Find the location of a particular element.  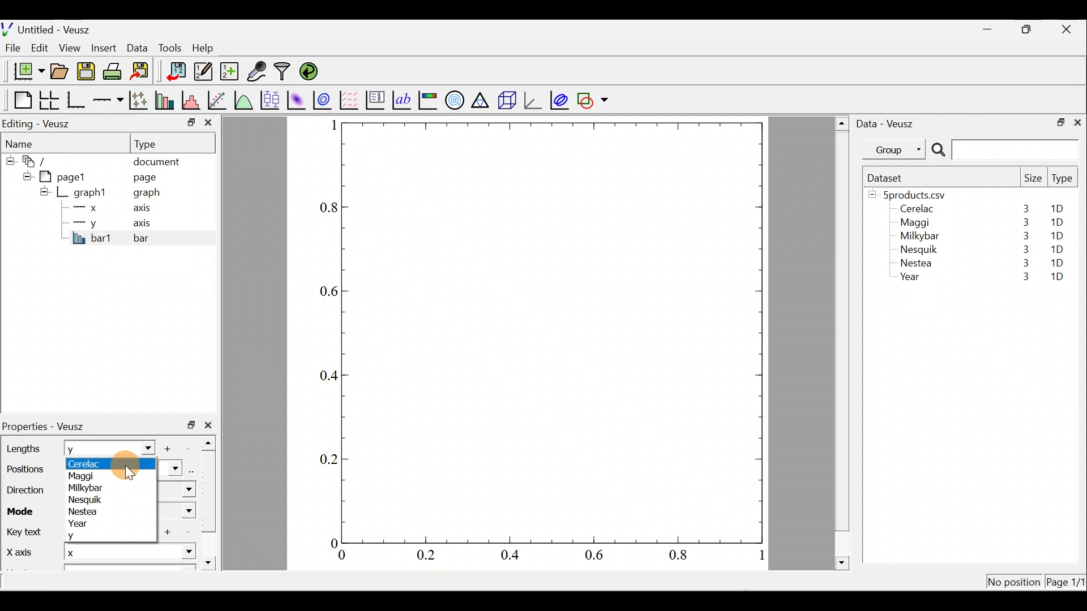

Add an axis to the plot is located at coordinates (110, 100).